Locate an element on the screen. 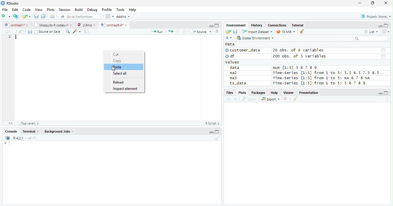  Tutorial is located at coordinates (298, 25).